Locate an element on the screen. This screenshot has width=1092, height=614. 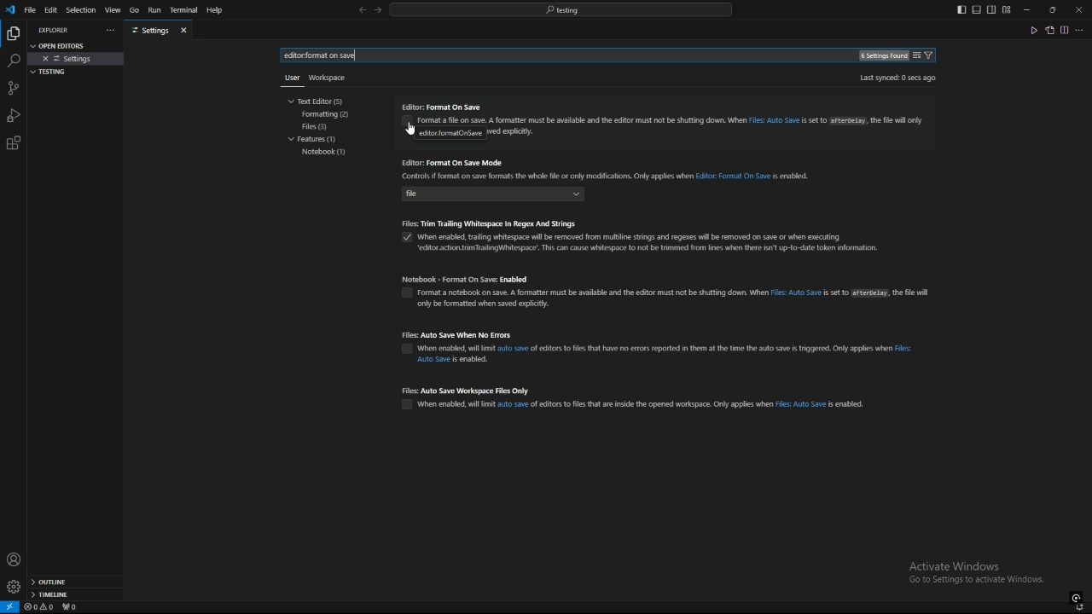
go is located at coordinates (134, 10).